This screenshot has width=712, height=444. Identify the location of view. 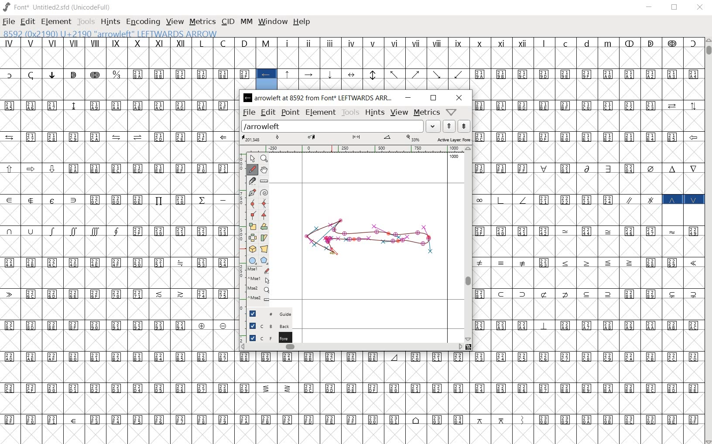
(400, 113).